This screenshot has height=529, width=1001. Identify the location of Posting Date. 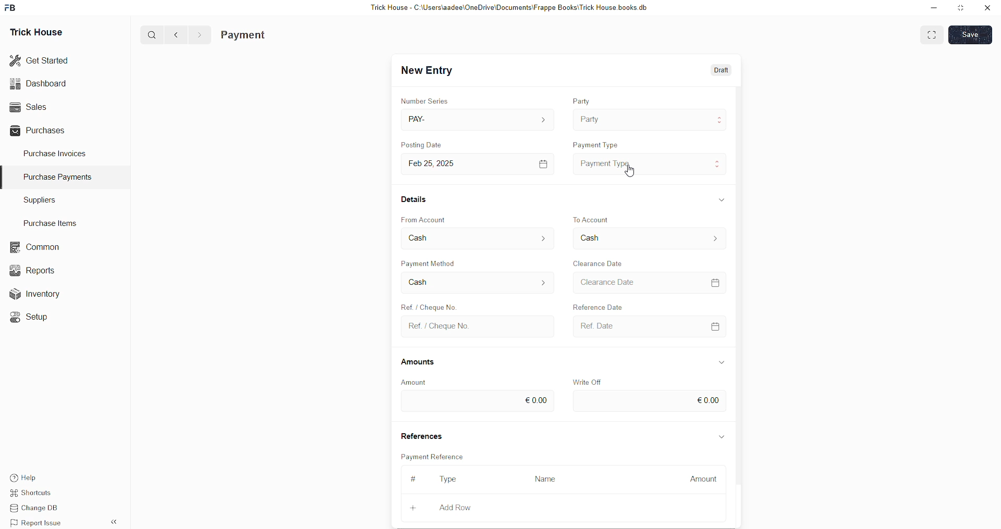
(428, 146).